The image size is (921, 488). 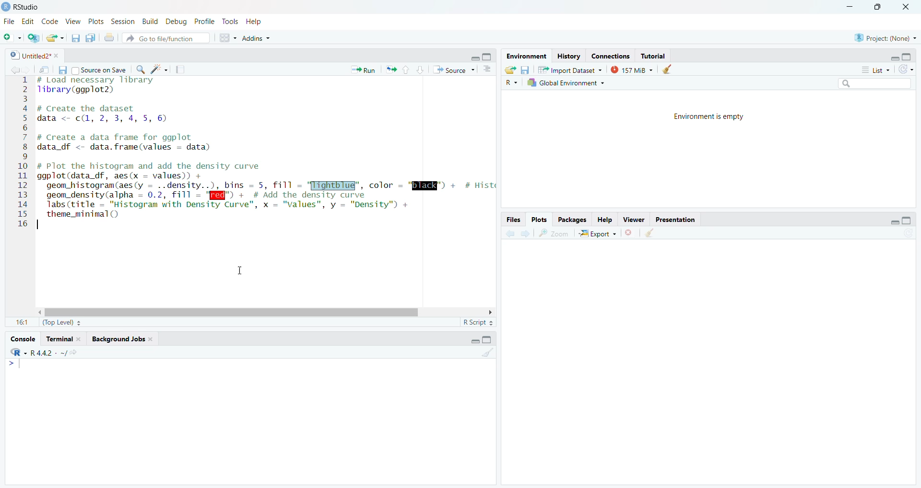 I want to click on clear console, so click(x=487, y=353).